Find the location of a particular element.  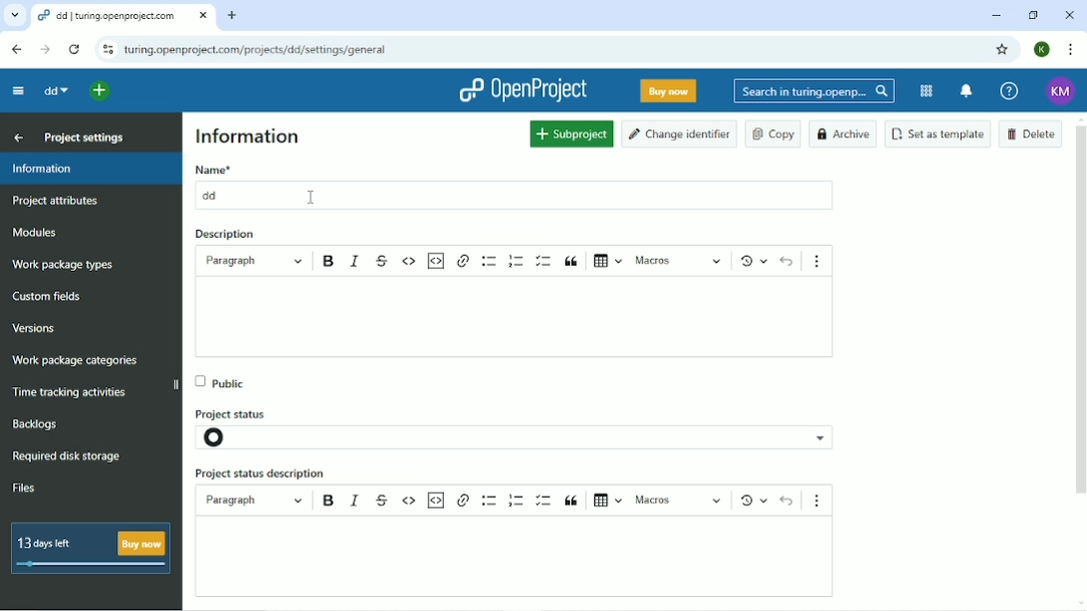

Time racking activities is located at coordinates (72, 393).